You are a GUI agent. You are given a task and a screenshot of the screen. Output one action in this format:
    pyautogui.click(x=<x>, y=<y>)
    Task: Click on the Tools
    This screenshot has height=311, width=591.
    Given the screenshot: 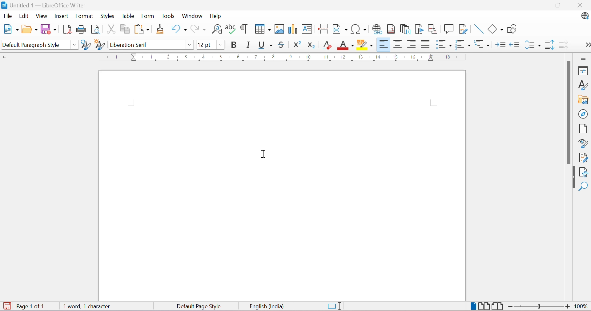 What is the action you would take?
    pyautogui.click(x=169, y=16)
    